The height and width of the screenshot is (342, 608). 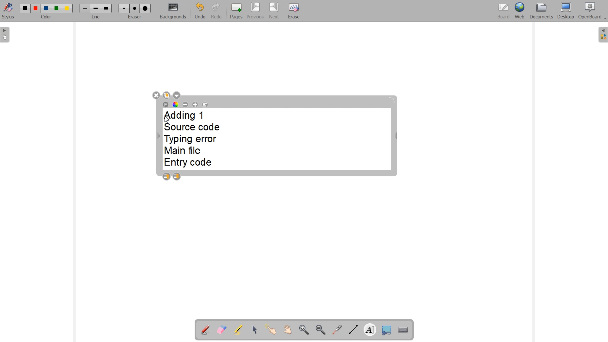 I want to click on Highlight, so click(x=239, y=329).